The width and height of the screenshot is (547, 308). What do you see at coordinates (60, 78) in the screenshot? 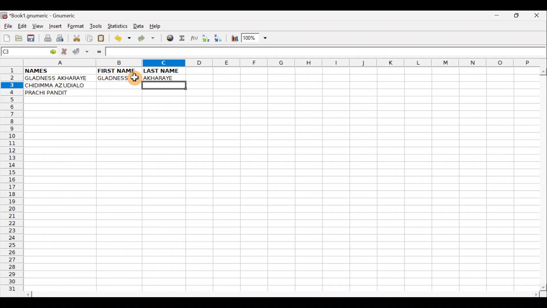
I see `GLADNESS AKHARAYE` at bounding box center [60, 78].